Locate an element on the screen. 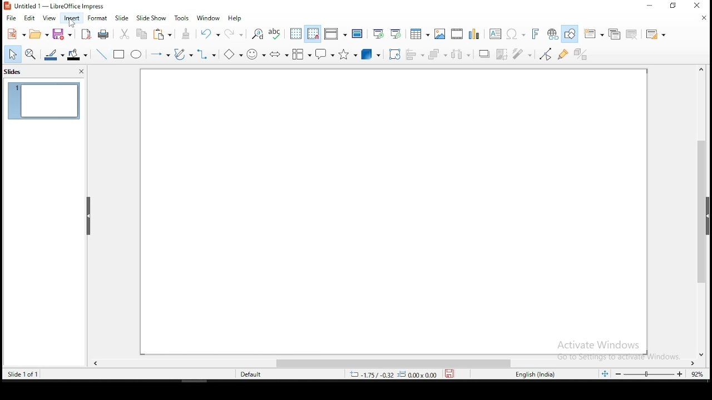  scroll down is located at coordinates (702, 356).